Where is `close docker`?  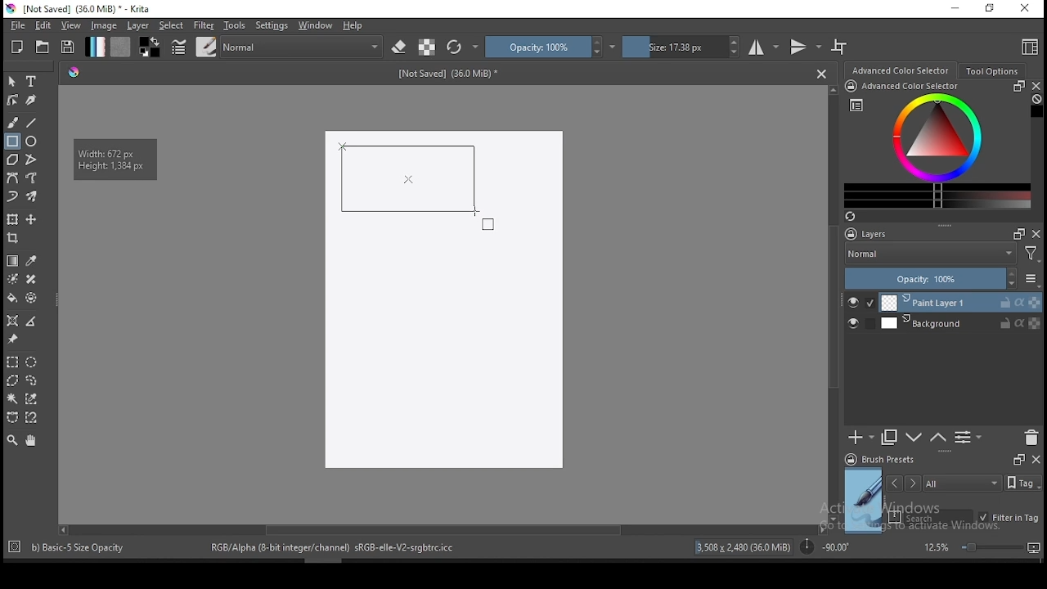 close docker is located at coordinates (1036, 458).